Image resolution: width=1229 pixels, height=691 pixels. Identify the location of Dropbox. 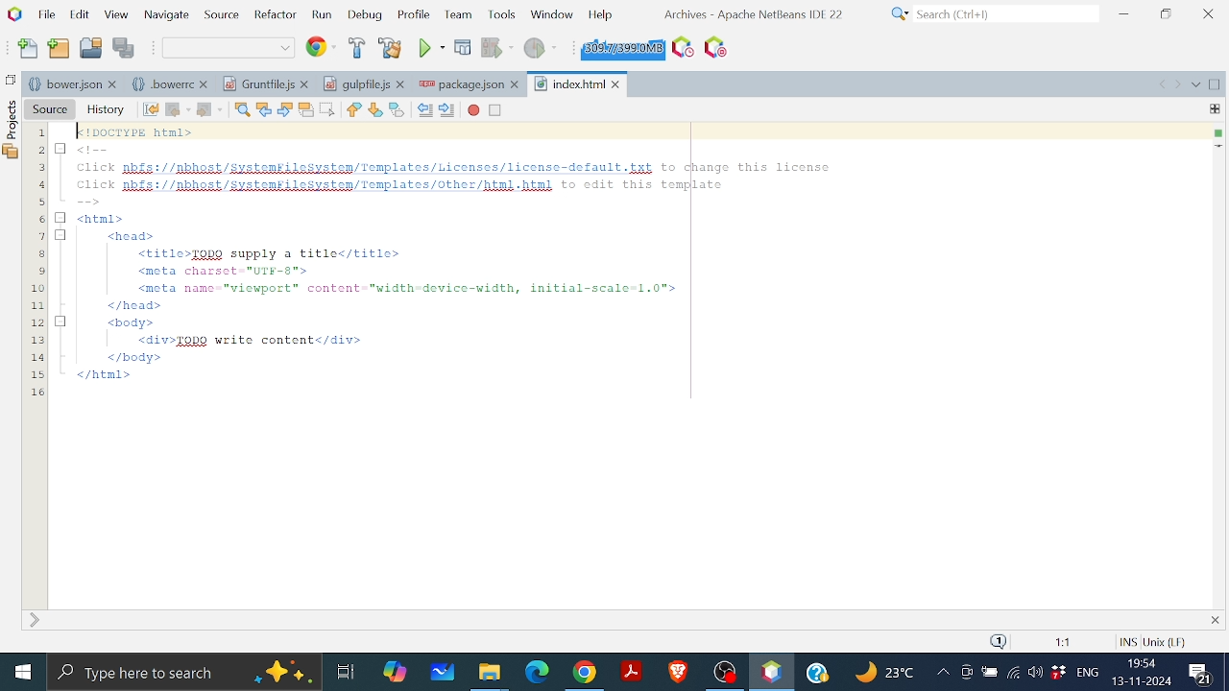
(1058, 673).